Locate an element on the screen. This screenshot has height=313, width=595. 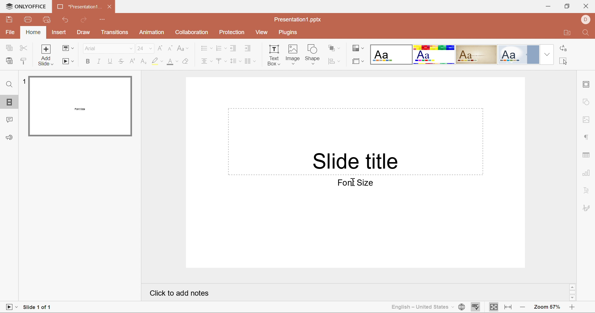
24 is located at coordinates (140, 49).